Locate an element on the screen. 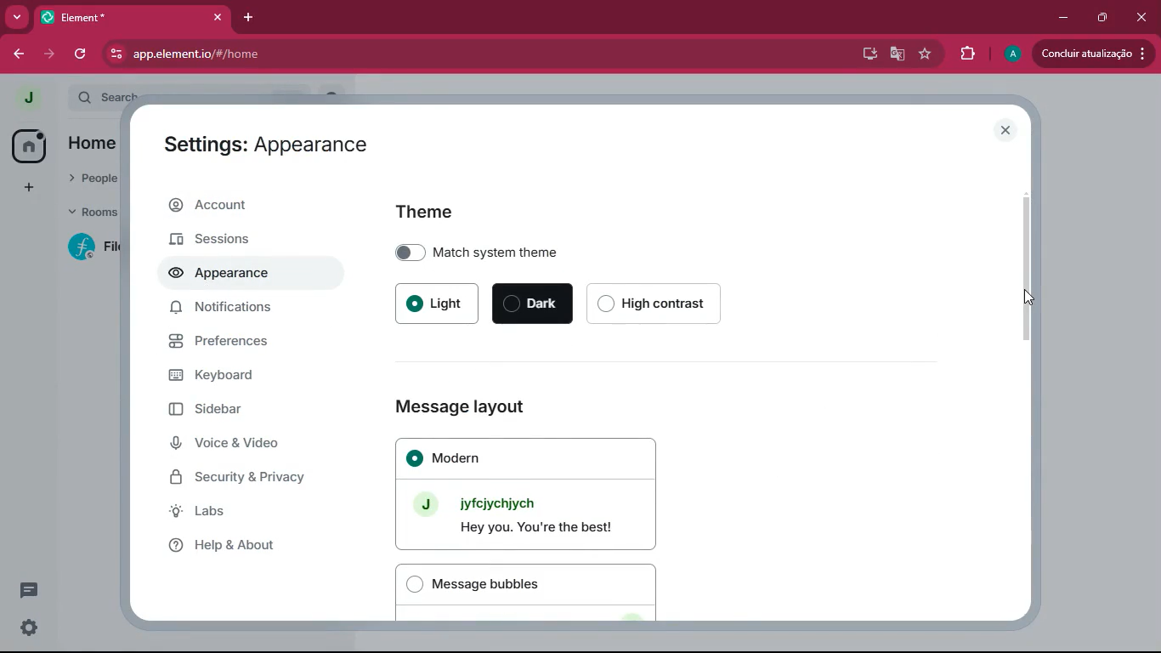 The image size is (1161, 653). profile picture is located at coordinates (26, 97).